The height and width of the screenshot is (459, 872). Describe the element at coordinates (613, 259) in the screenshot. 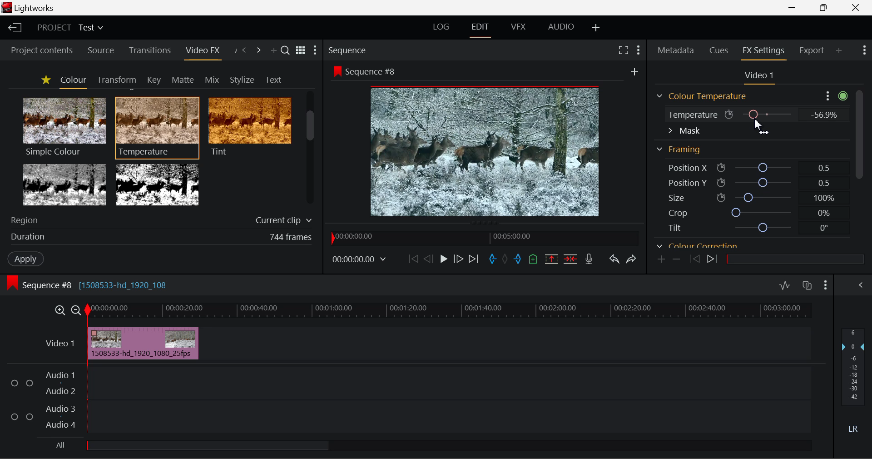

I see `Undo` at that location.